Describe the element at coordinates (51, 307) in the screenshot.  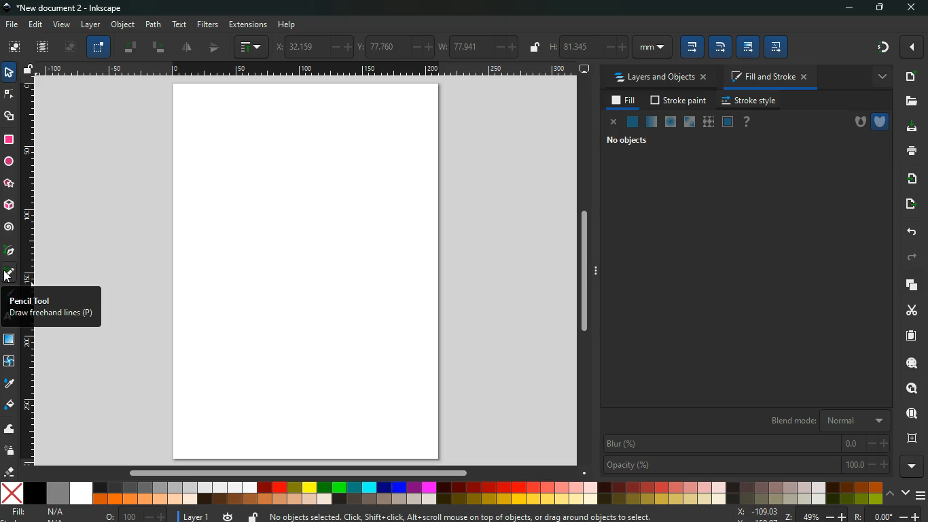
I see `description` at that location.